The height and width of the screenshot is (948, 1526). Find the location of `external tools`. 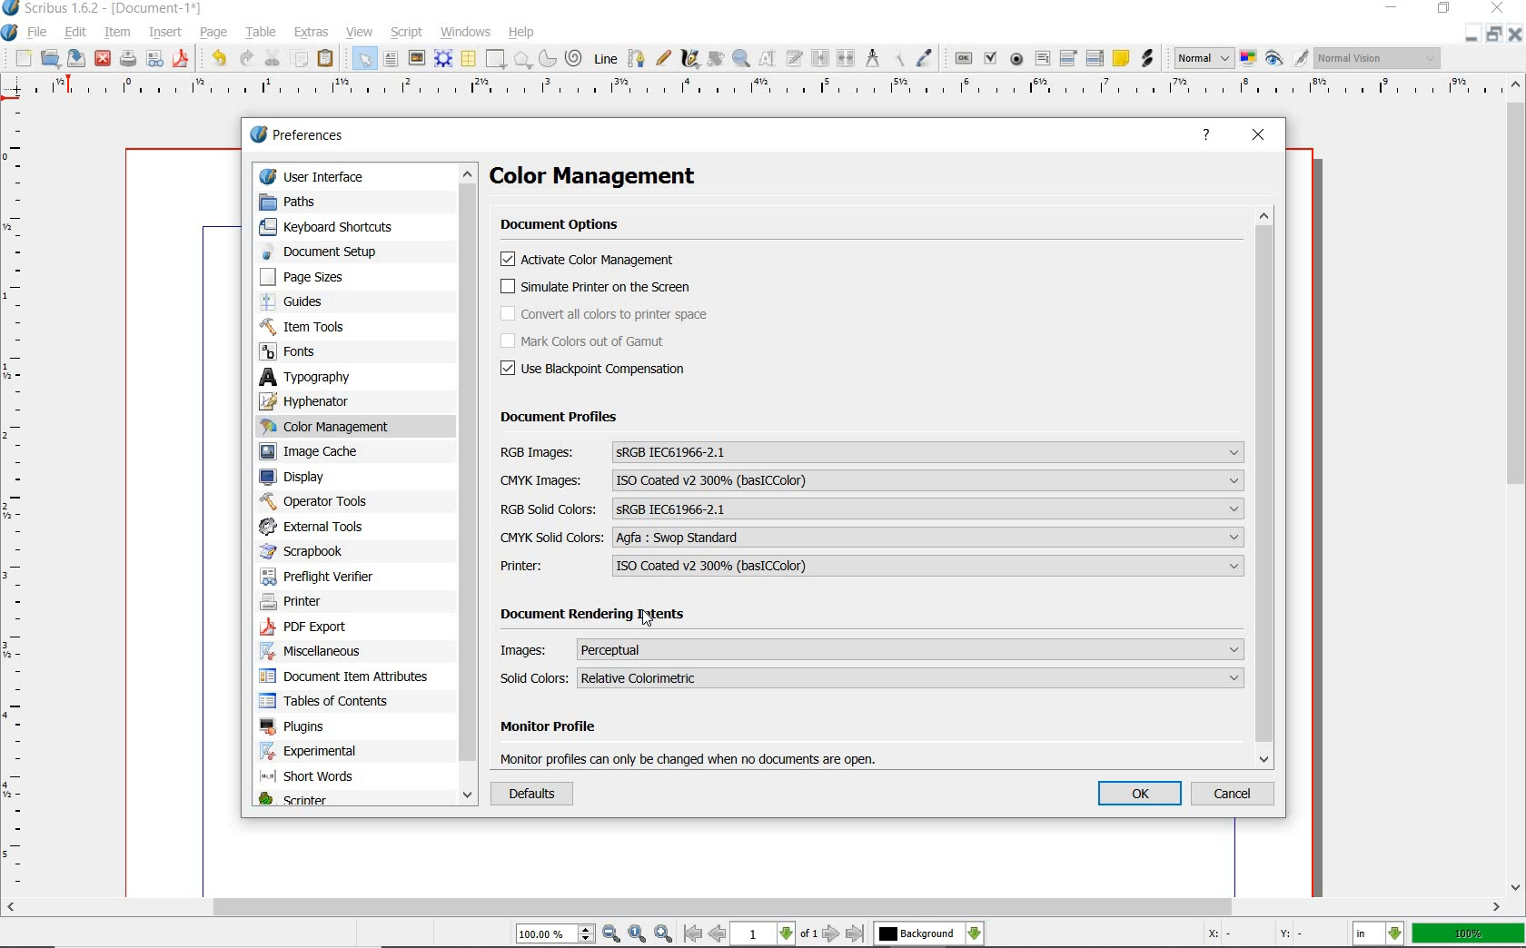

external tools is located at coordinates (317, 527).